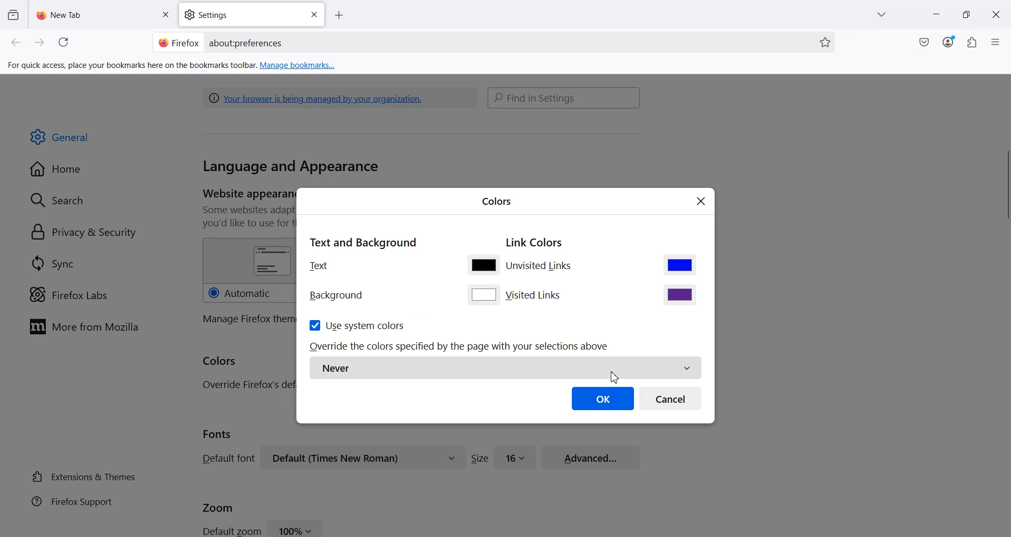 The width and height of the screenshot is (1011, 537). I want to click on Visited Links, so click(535, 295).